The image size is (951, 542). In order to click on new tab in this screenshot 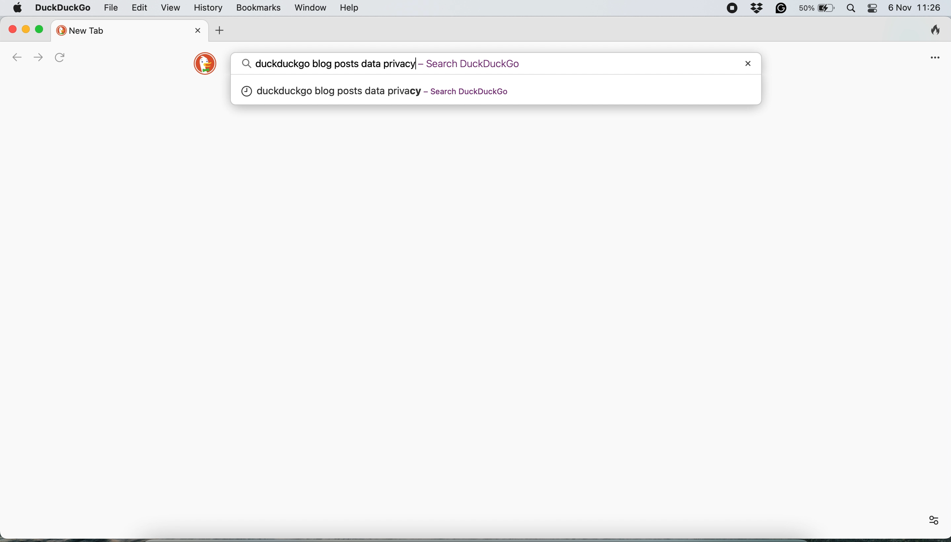, I will do `click(219, 29)`.